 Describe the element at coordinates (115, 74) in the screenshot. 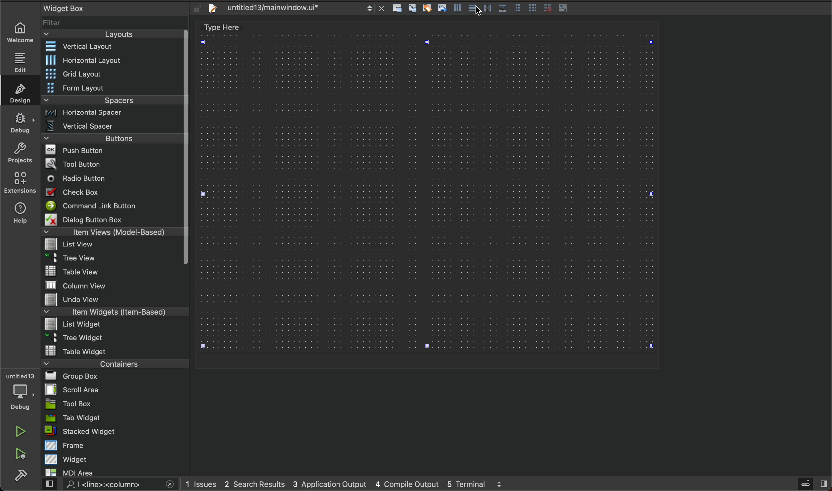

I see `grid layout` at that location.